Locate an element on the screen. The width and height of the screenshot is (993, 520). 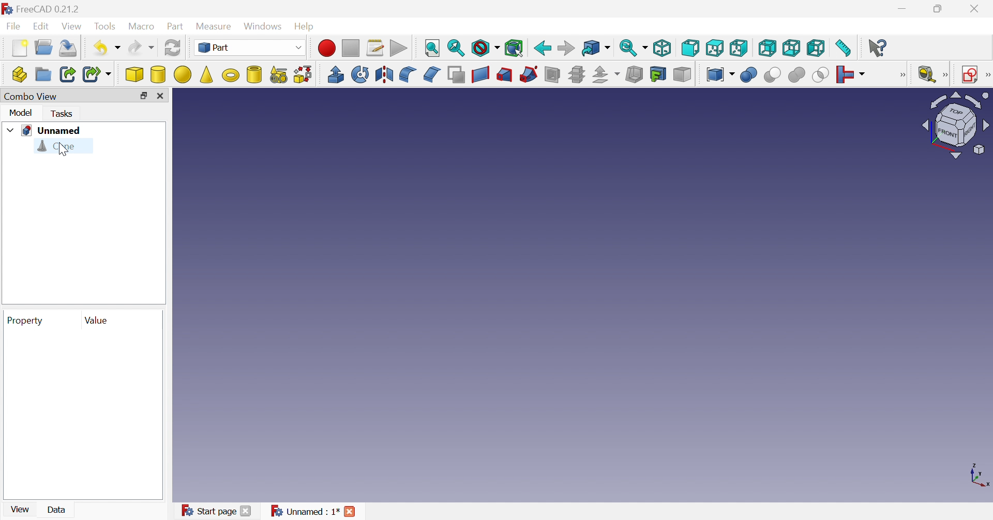
Combo View is located at coordinates (32, 97).